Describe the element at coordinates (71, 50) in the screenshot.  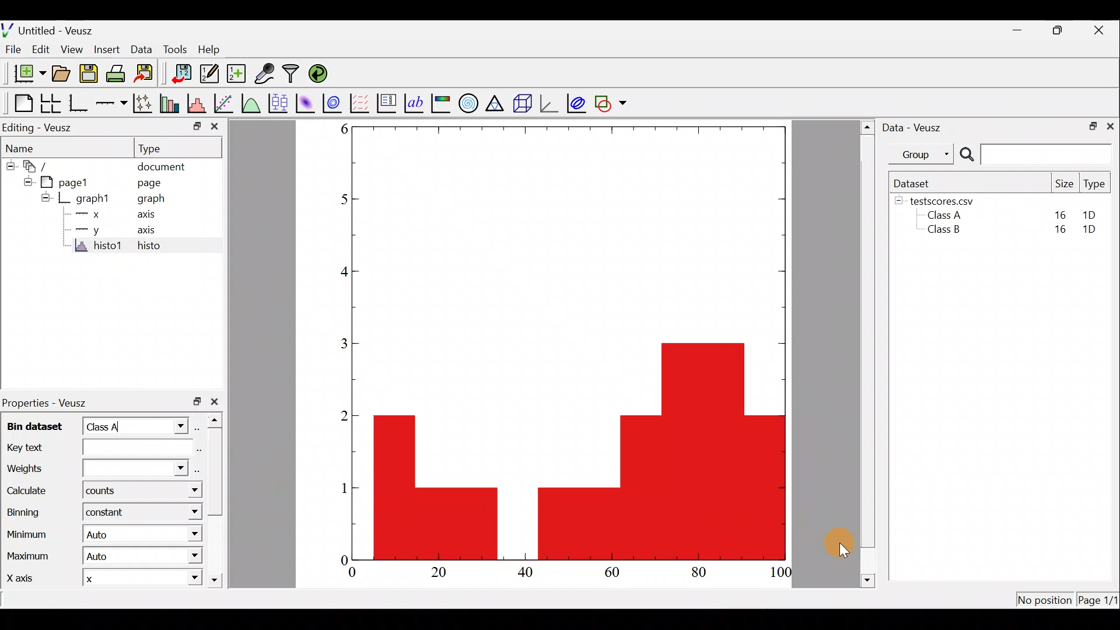
I see `View` at that location.